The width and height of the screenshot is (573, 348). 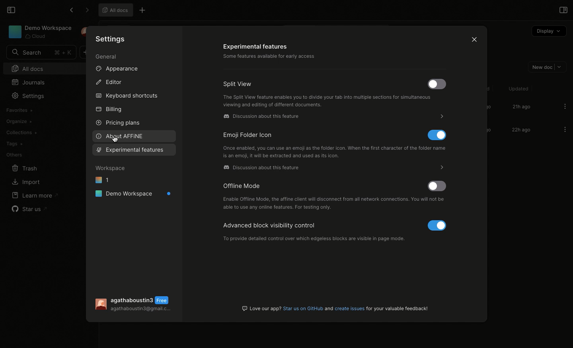 What do you see at coordinates (119, 220) in the screenshot?
I see `Properties` at bounding box center [119, 220].